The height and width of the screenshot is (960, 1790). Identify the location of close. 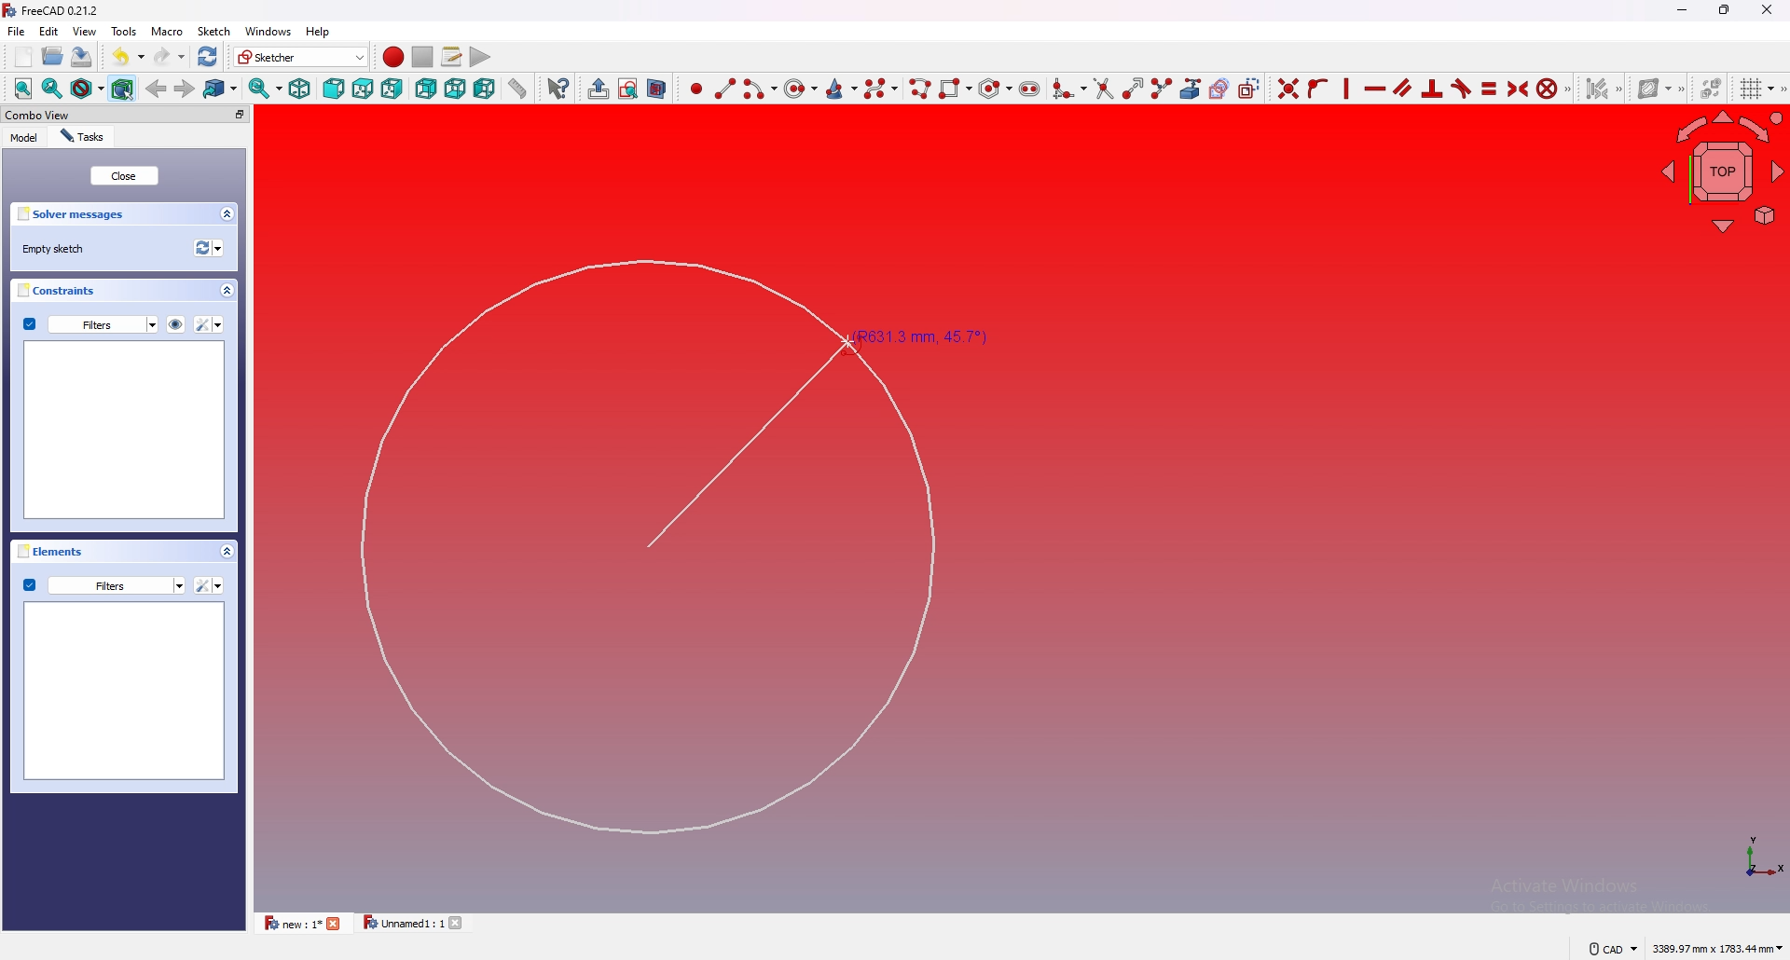
(336, 924).